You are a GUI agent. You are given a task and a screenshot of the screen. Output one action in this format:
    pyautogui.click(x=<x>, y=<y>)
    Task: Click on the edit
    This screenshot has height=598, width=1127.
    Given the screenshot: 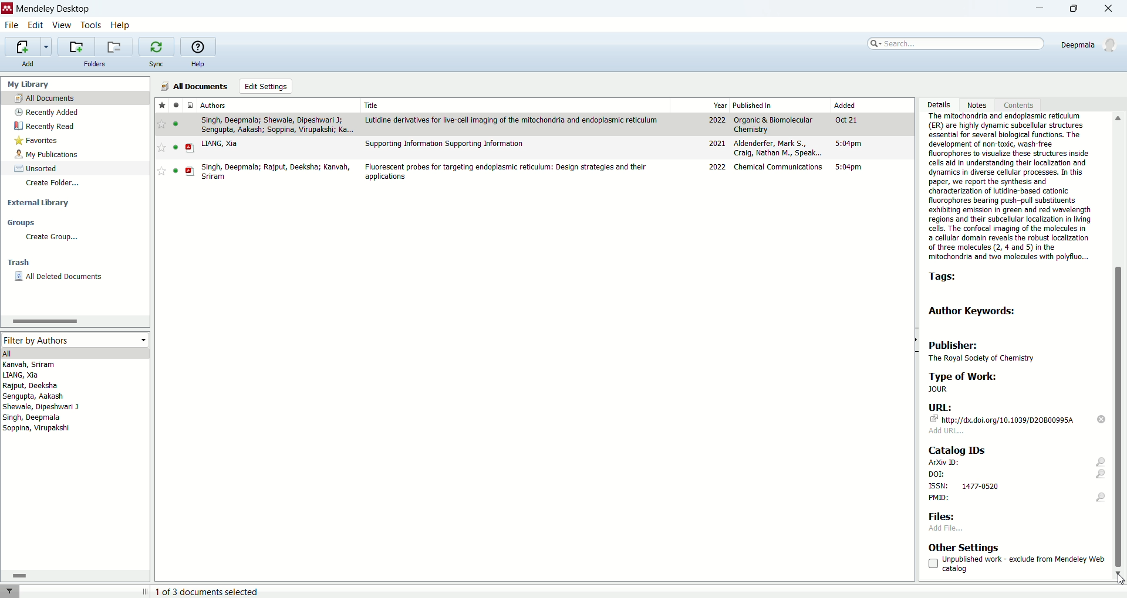 What is the action you would take?
    pyautogui.click(x=34, y=26)
    